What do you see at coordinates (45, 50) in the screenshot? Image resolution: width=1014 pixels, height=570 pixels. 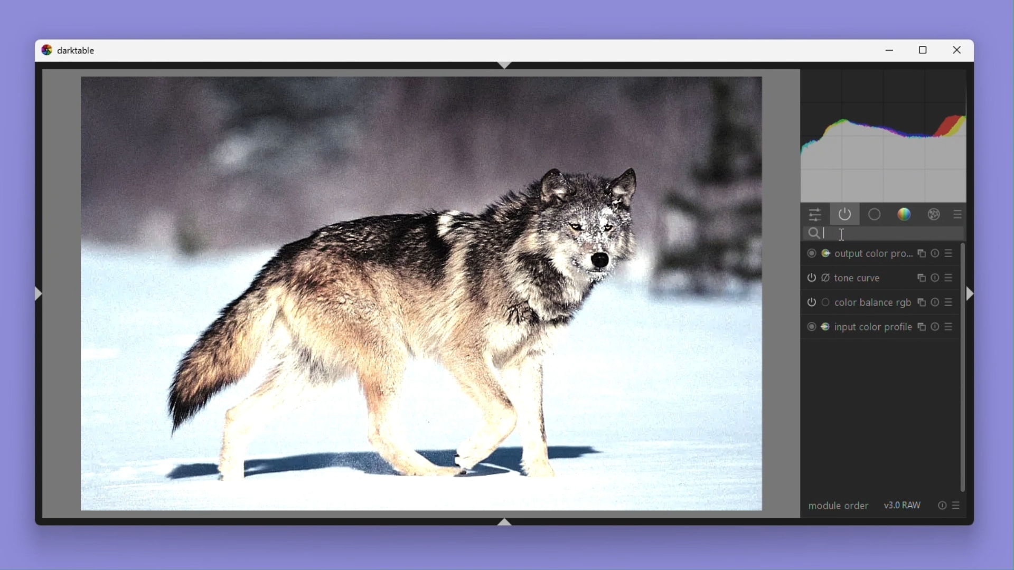 I see `logo` at bounding box center [45, 50].